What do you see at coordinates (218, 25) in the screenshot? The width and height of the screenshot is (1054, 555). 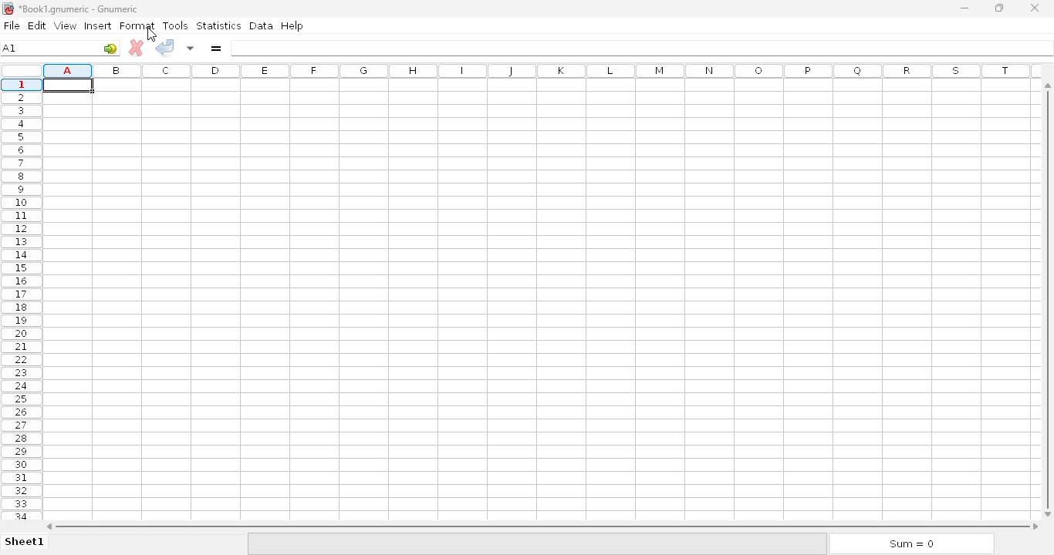 I see `statistics` at bounding box center [218, 25].